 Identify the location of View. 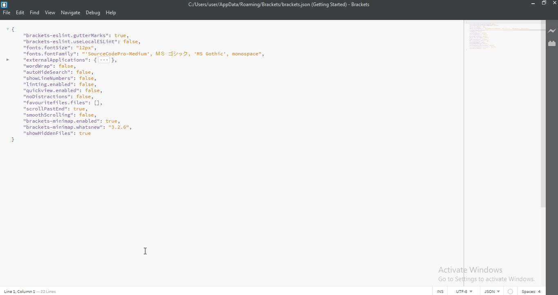
(51, 12).